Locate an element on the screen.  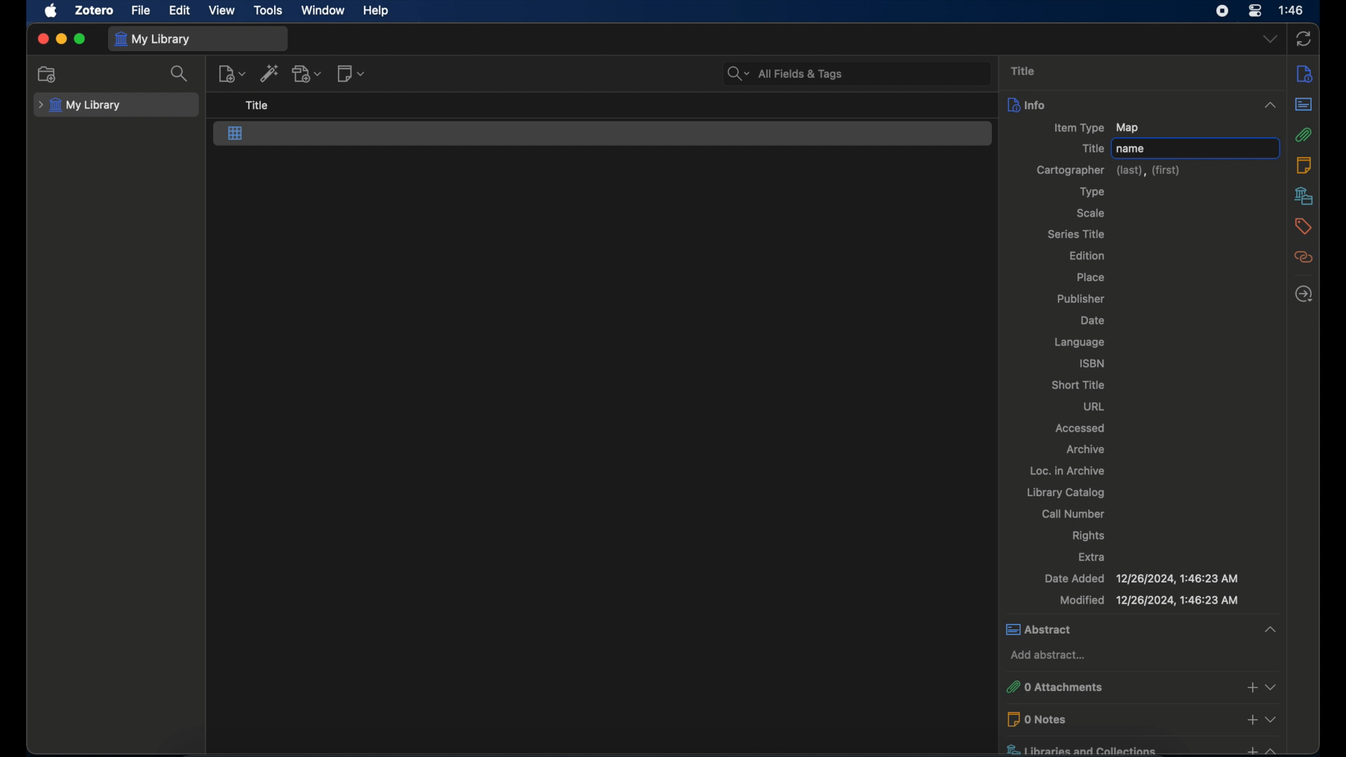
series title is located at coordinates (1076, 233).